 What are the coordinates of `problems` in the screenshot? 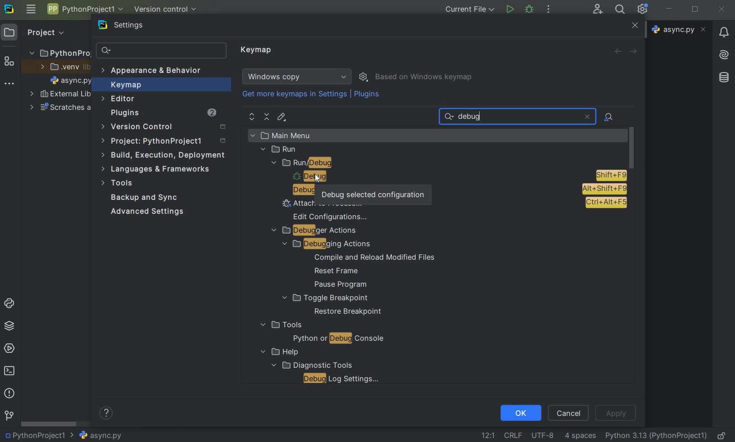 It's located at (9, 392).